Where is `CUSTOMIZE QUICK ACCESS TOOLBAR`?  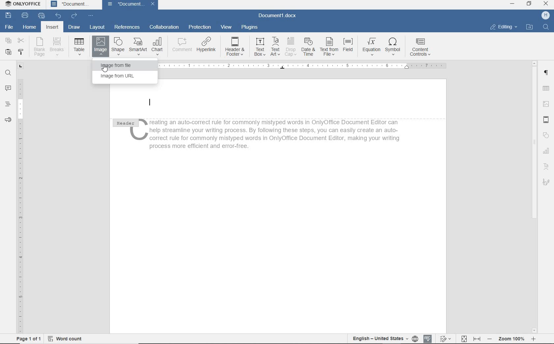
CUSTOMIZE QUICK ACCESS TOOLBAR is located at coordinates (89, 15).